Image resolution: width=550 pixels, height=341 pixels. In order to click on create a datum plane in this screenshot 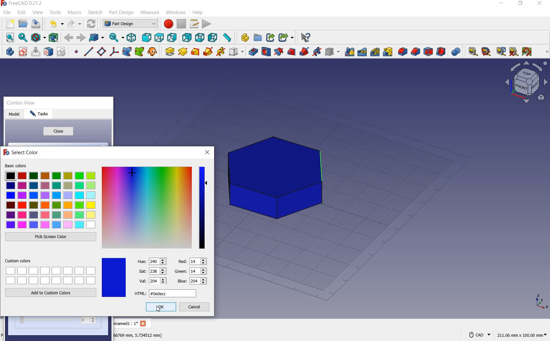, I will do `click(101, 52)`.